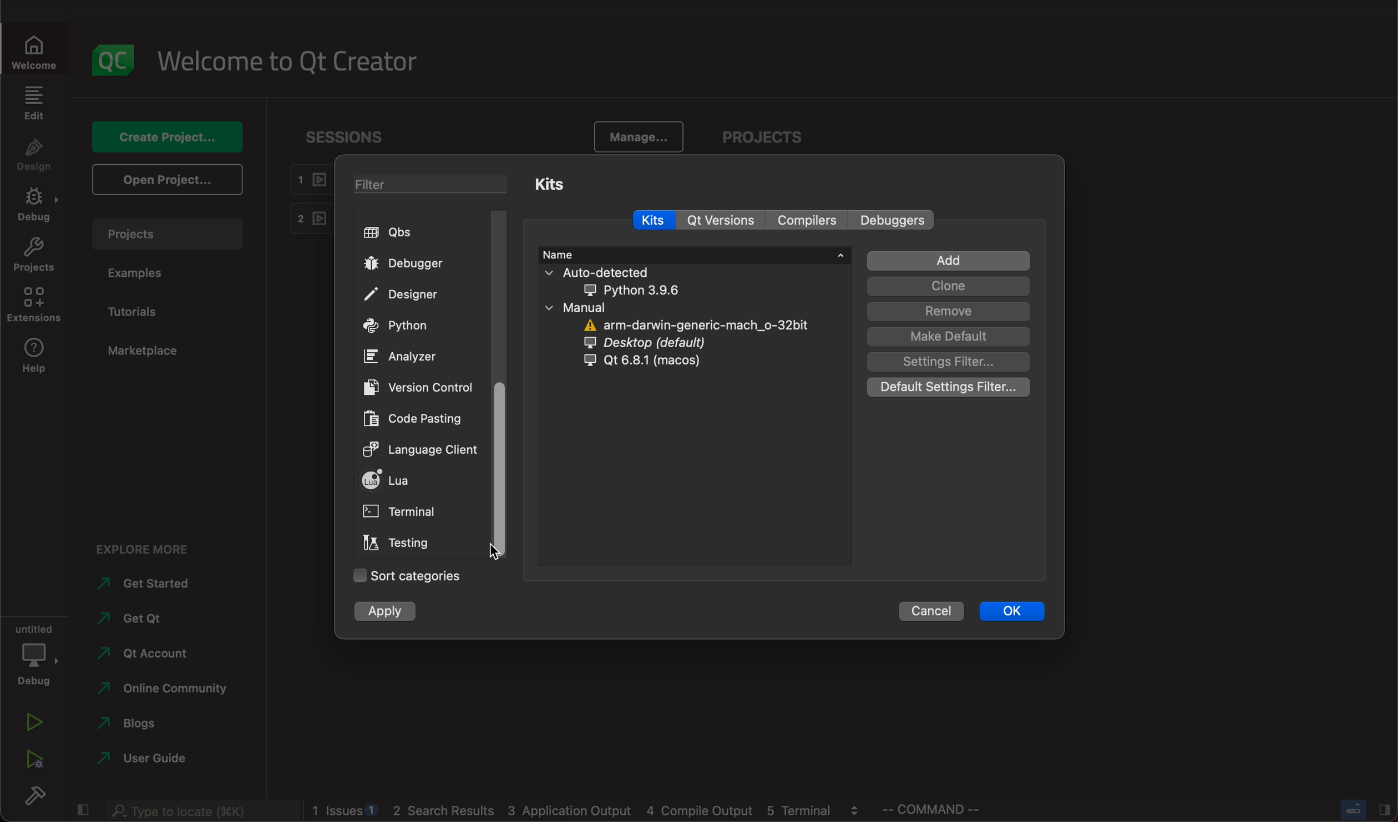  Describe the element at coordinates (654, 217) in the screenshot. I see `kits` at that location.